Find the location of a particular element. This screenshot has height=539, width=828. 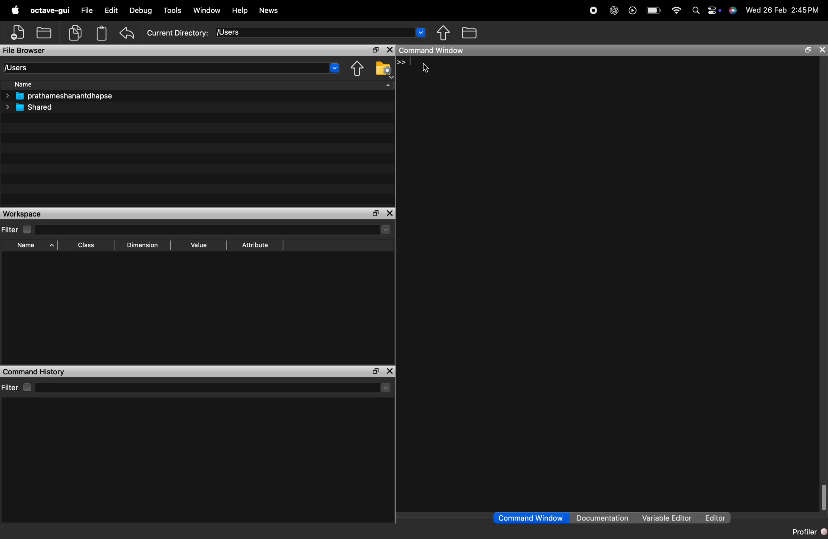

redo is located at coordinates (129, 33).